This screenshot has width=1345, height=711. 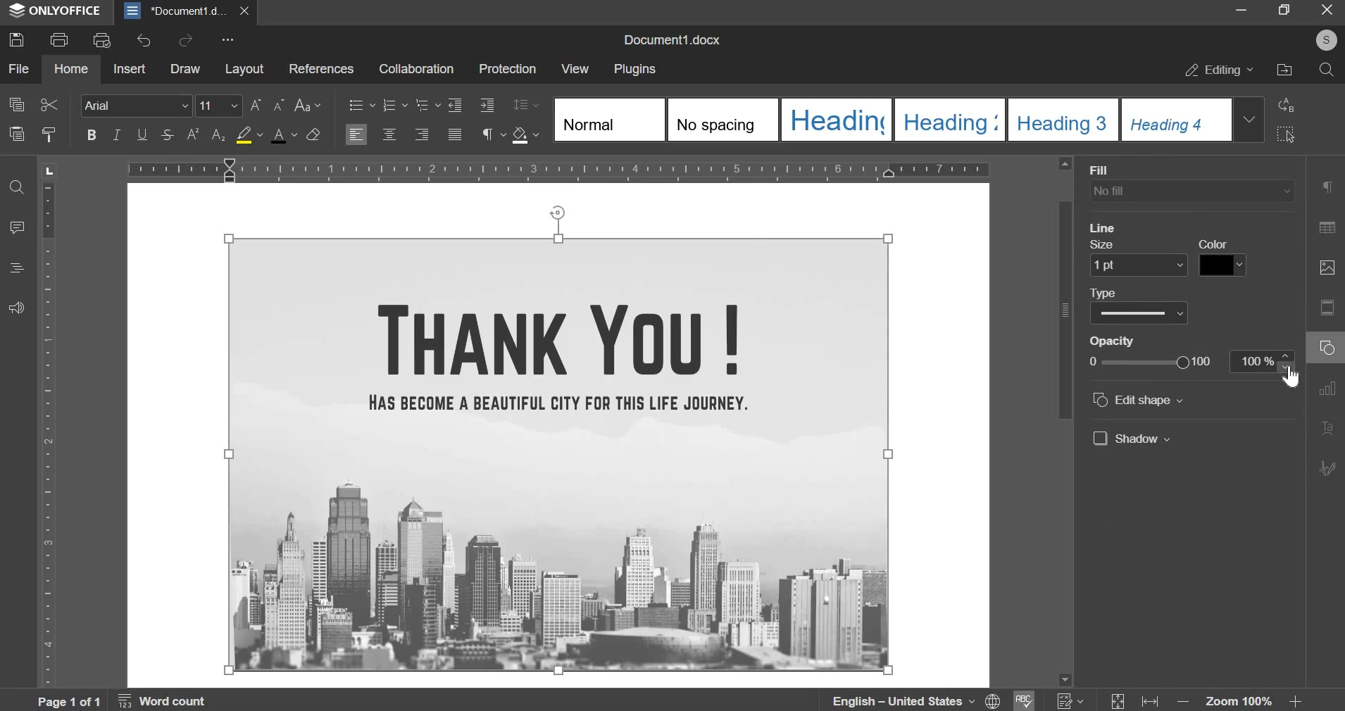 What do you see at coordinates (416, 68) in the screenshot?
I see `collaboration` at bounding box center [416, 68].